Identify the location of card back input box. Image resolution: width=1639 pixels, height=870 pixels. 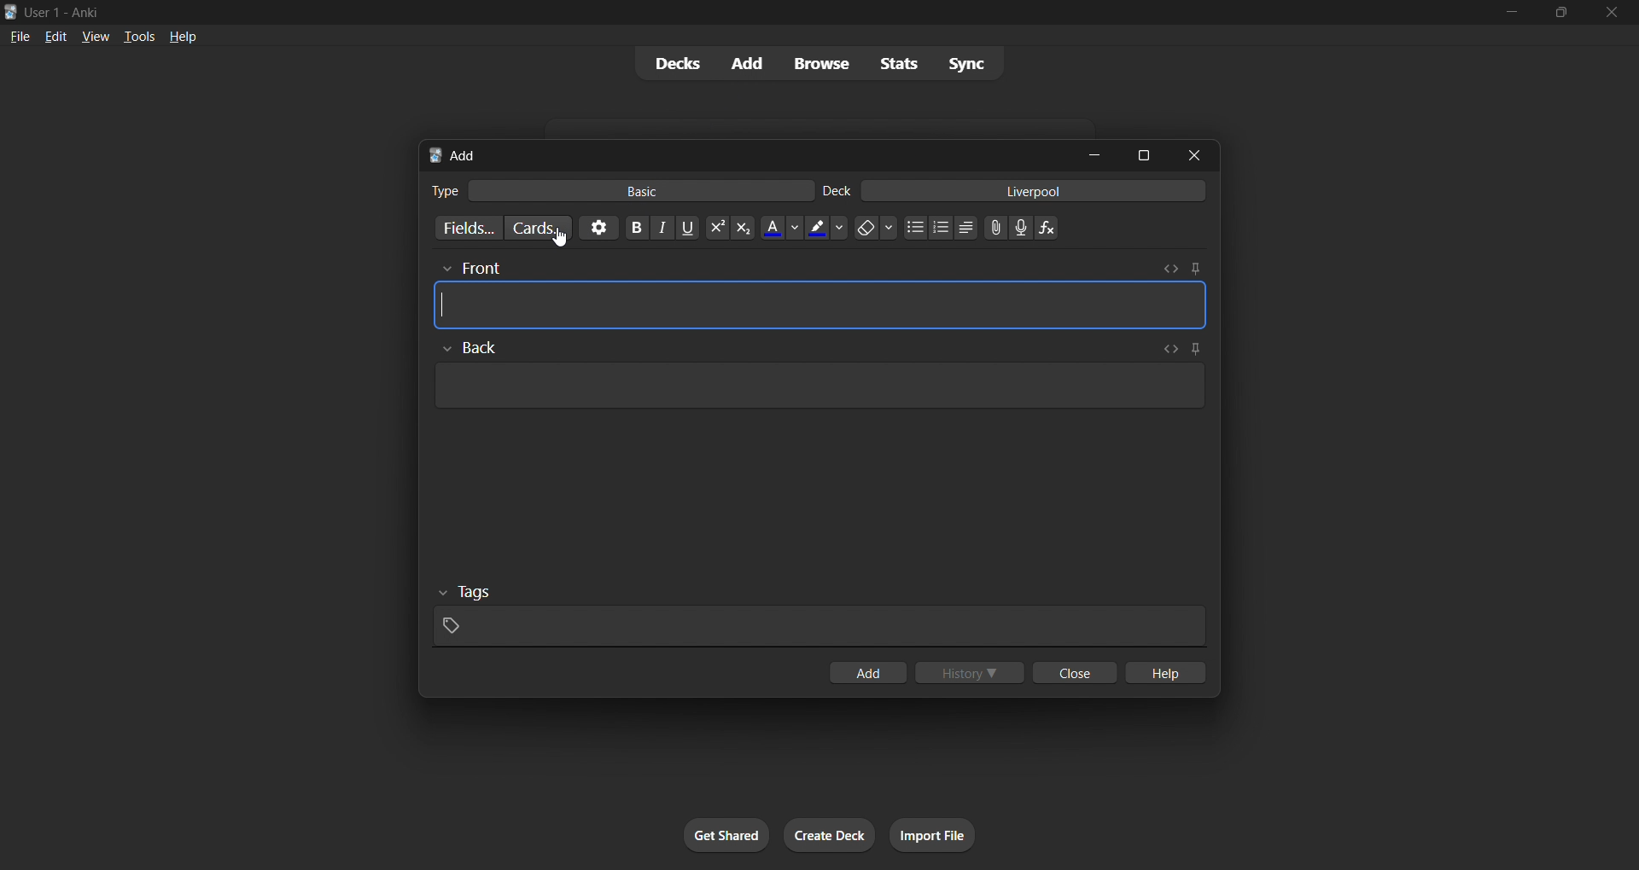
(820, 378).